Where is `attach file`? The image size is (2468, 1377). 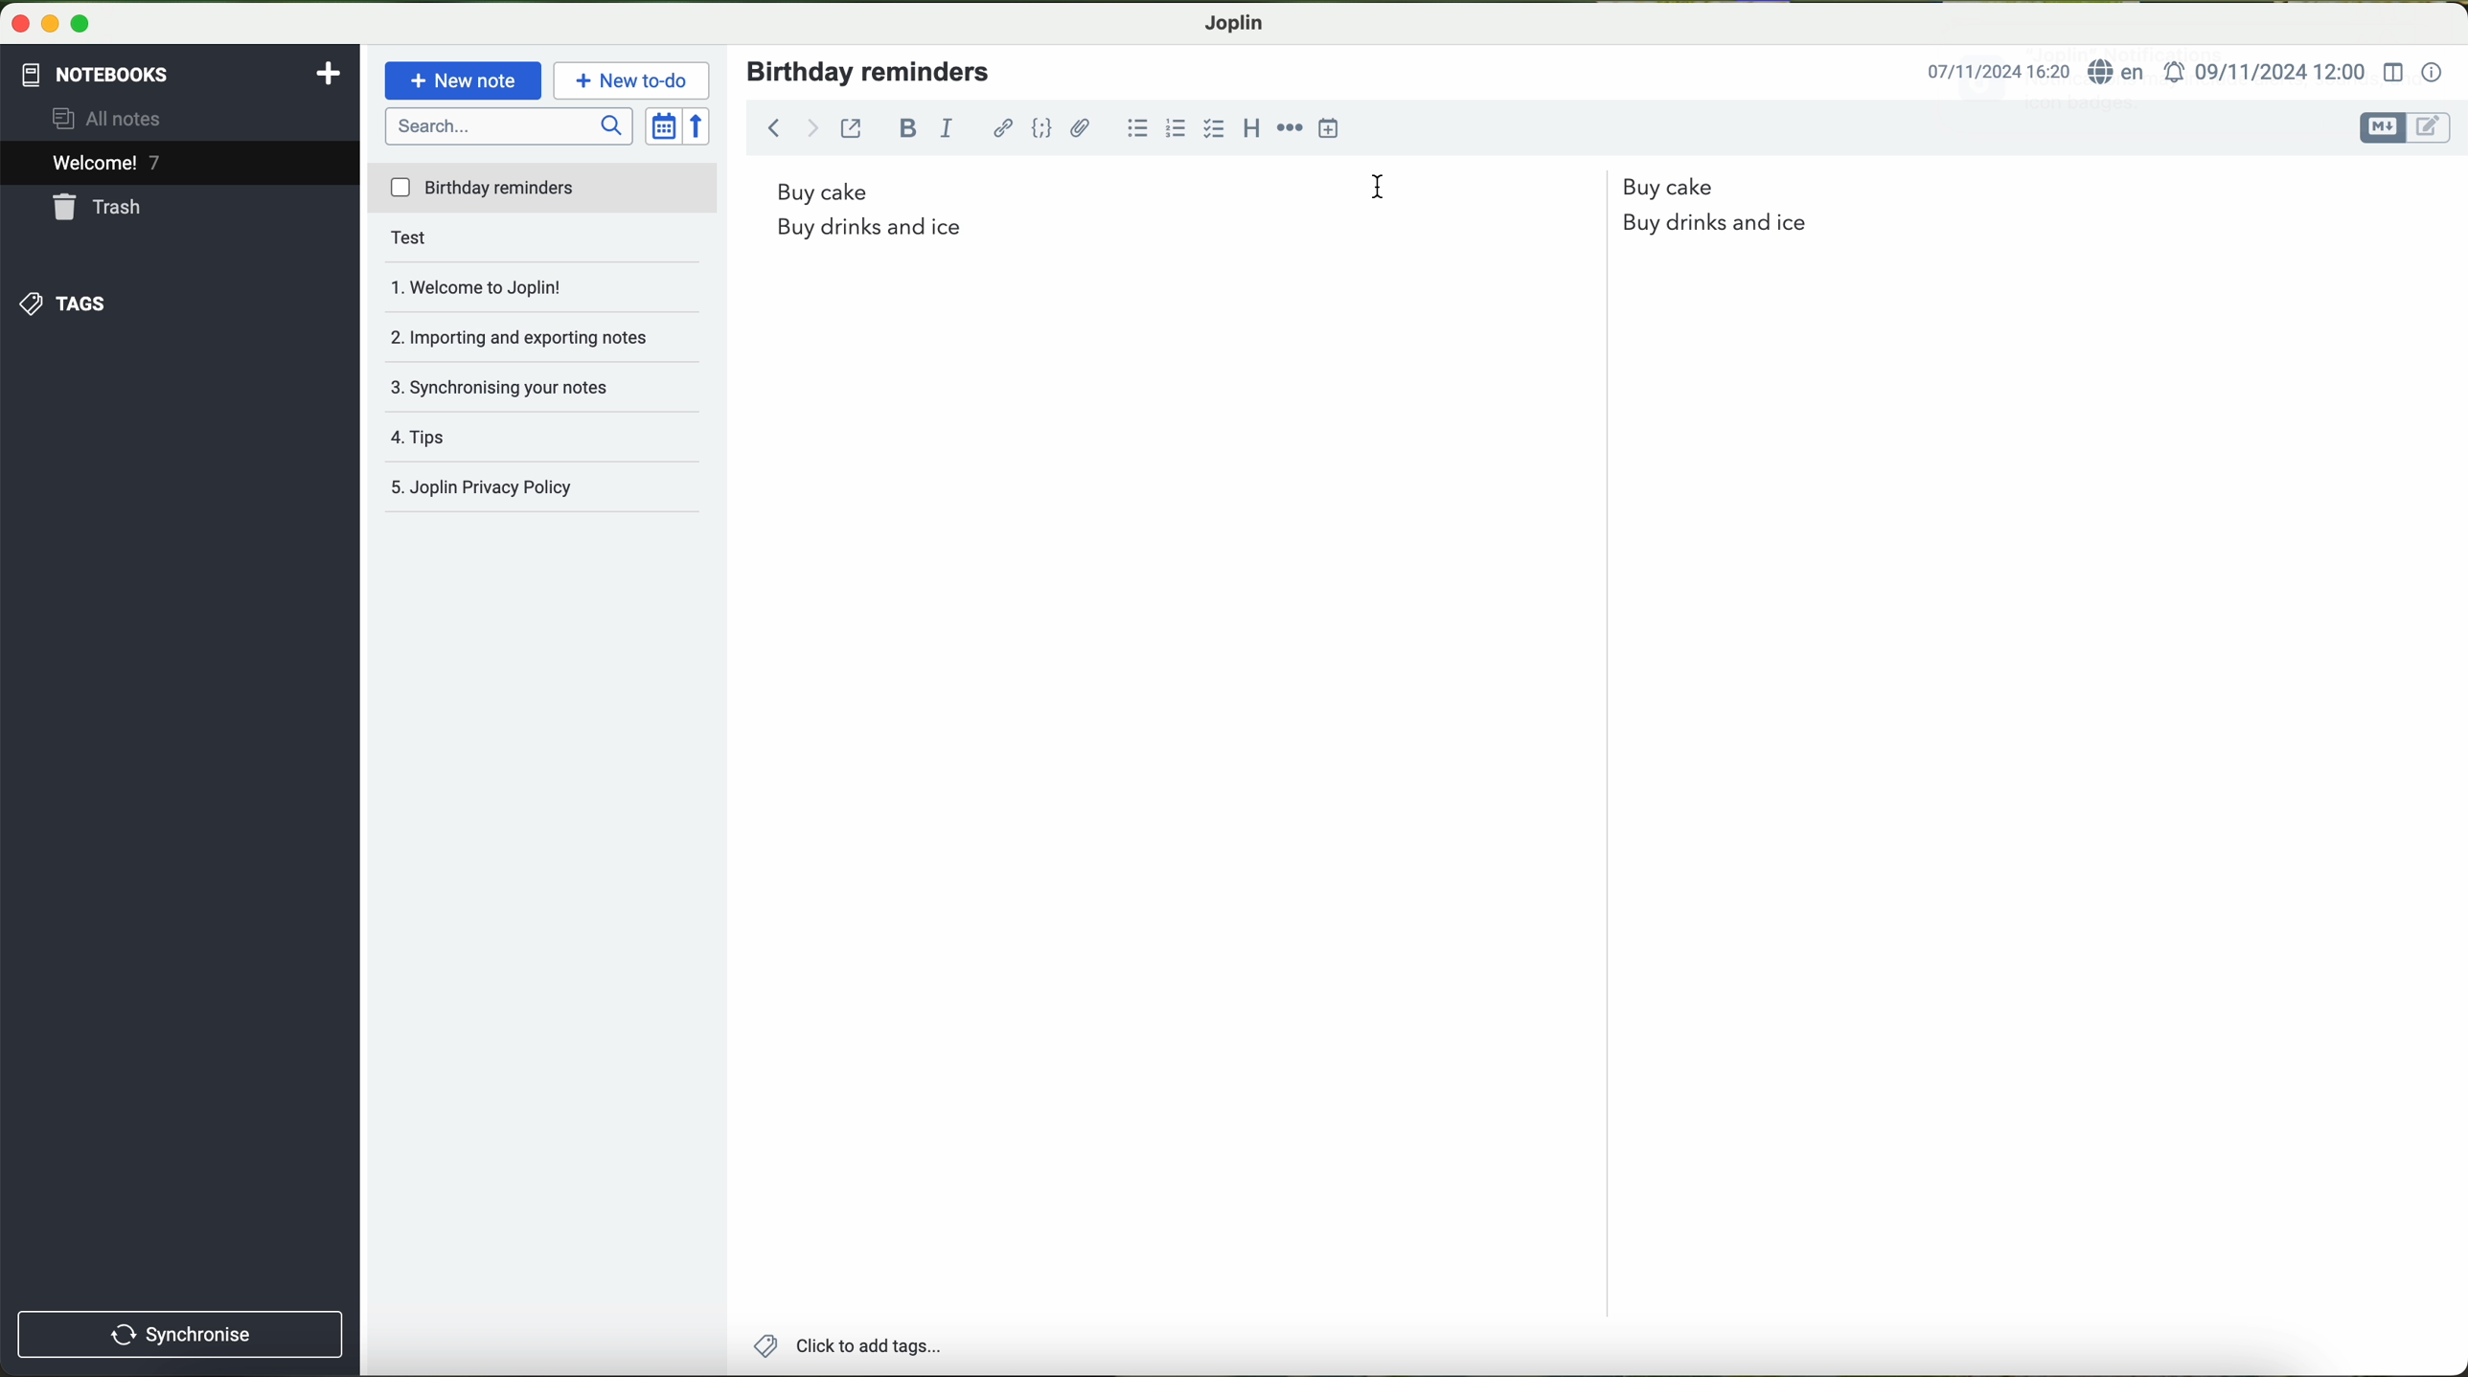
attach file is located at coordinates (1080, 129).